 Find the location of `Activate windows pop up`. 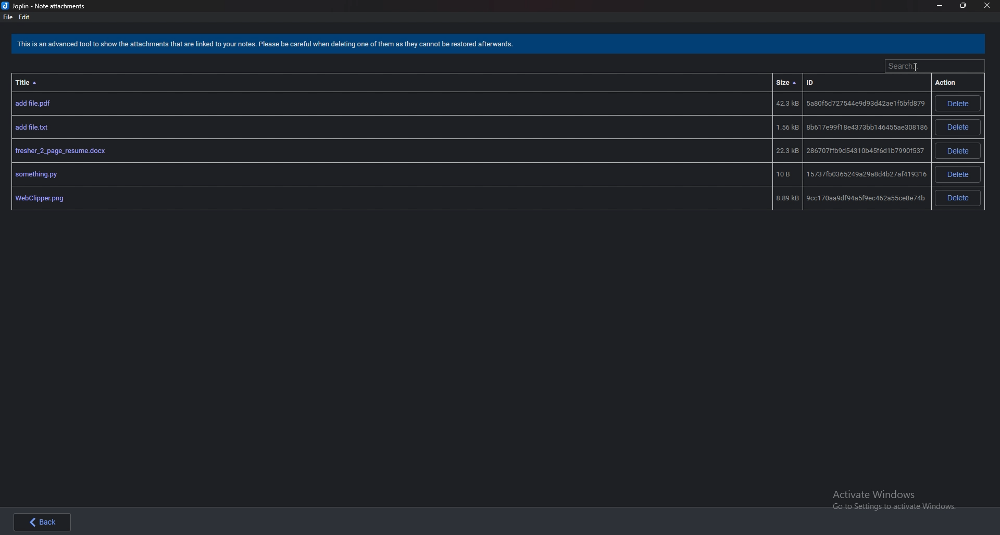

Activate windows pop up is located at coordinates (898, 501).